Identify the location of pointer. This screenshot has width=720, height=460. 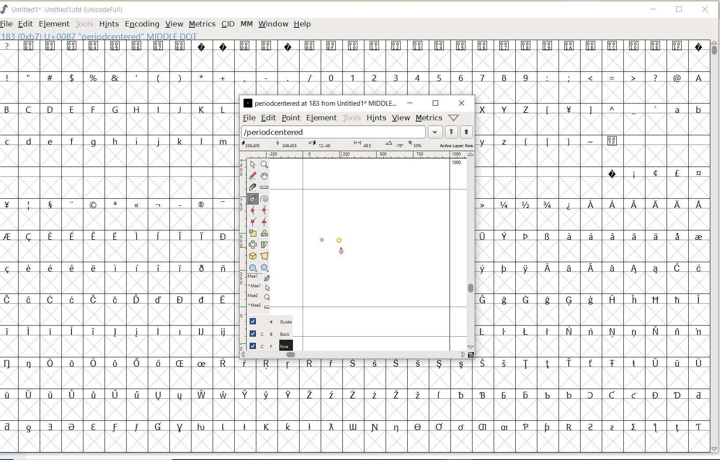
(252, 165).